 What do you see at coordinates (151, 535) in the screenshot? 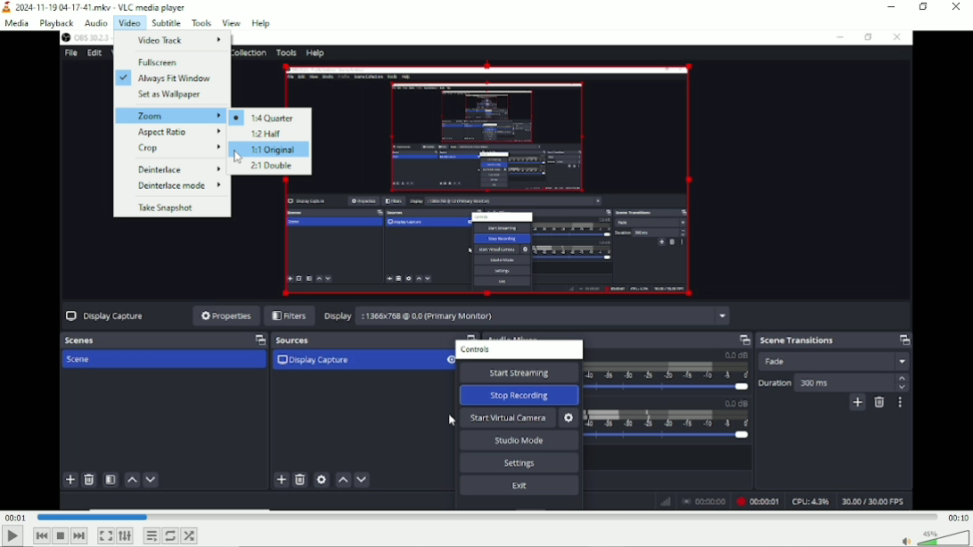
I see `Toggle playlist` at bounding box center [151, 535].